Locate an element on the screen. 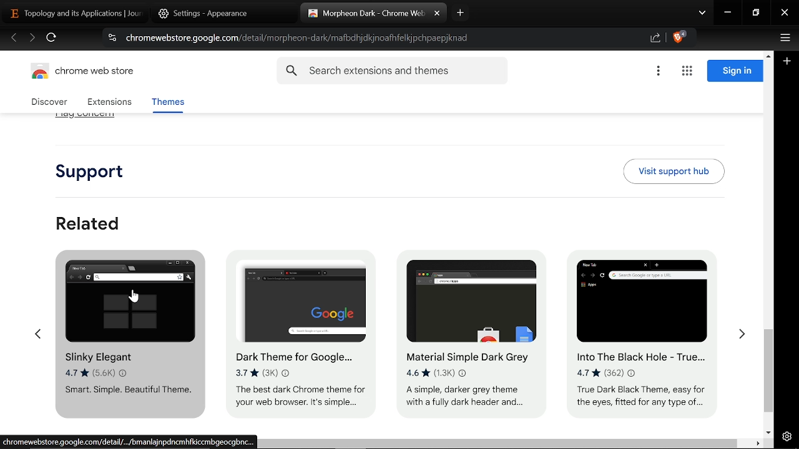 The width and height of the screenshot is (799, 449). Extended URL is located at coordinates (131, 442).